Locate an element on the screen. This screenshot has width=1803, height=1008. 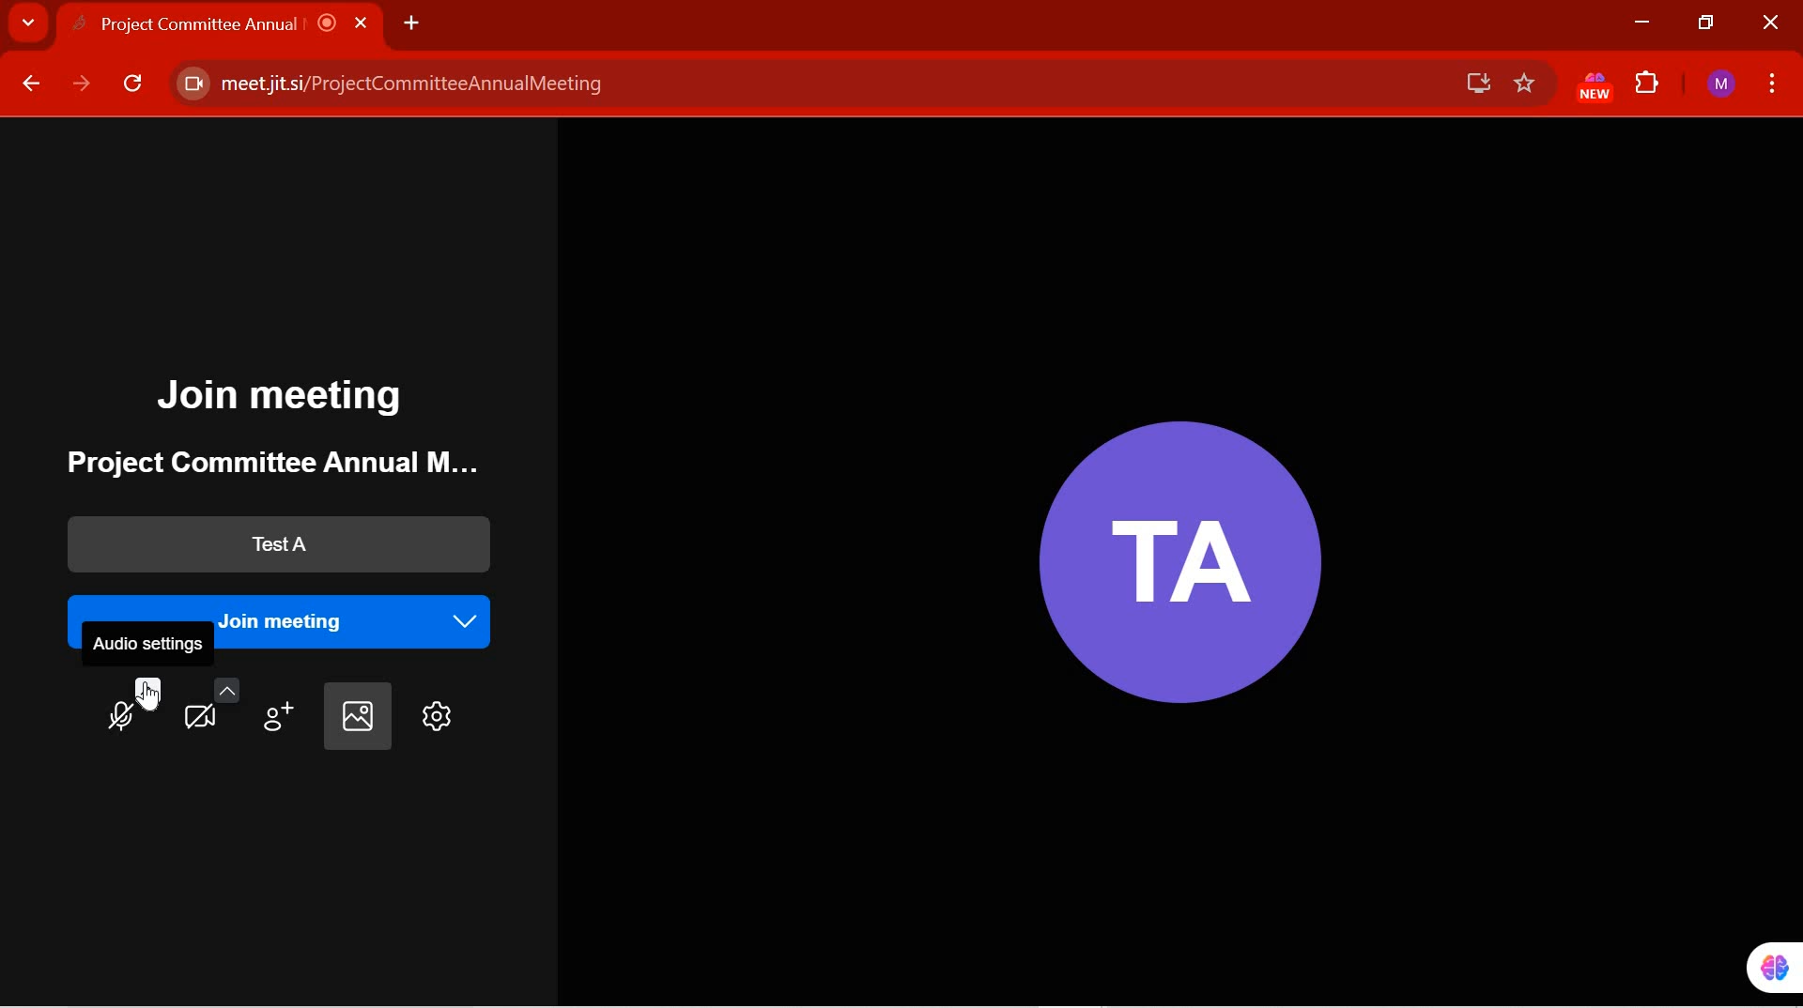
Microphone is located at coordinates (133, 708).